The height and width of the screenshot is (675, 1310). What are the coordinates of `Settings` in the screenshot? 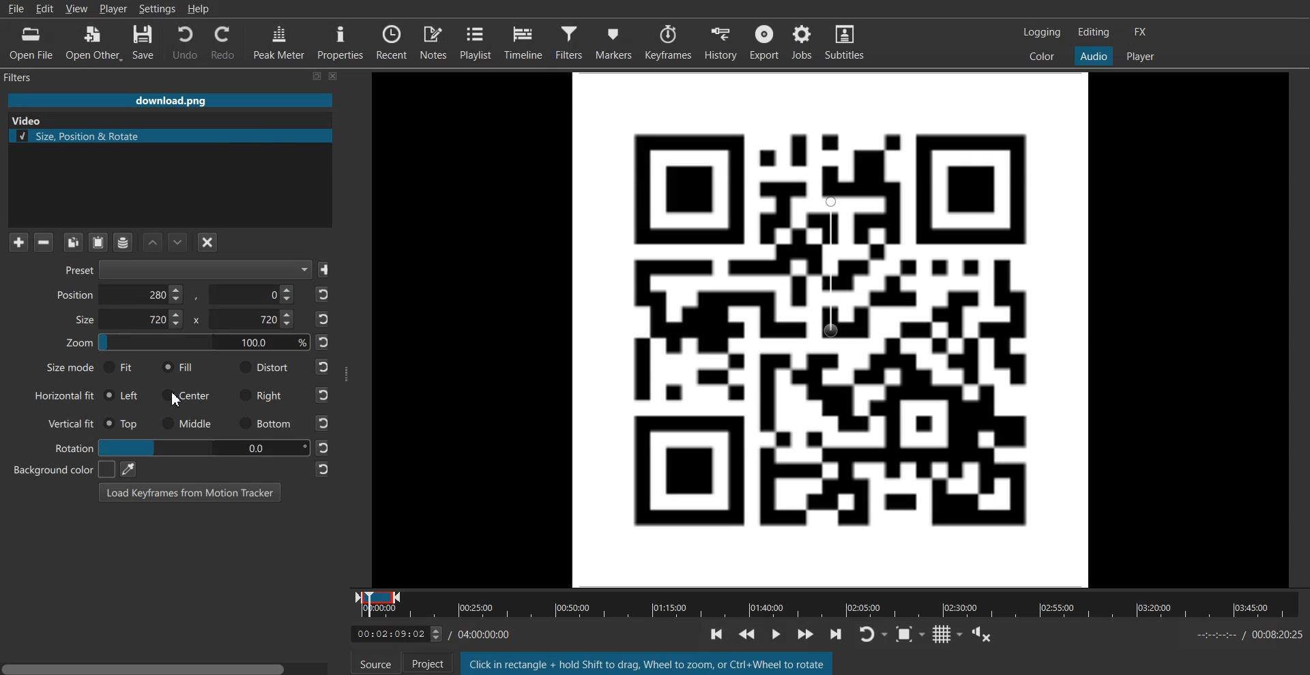 It's located at (158, 9).